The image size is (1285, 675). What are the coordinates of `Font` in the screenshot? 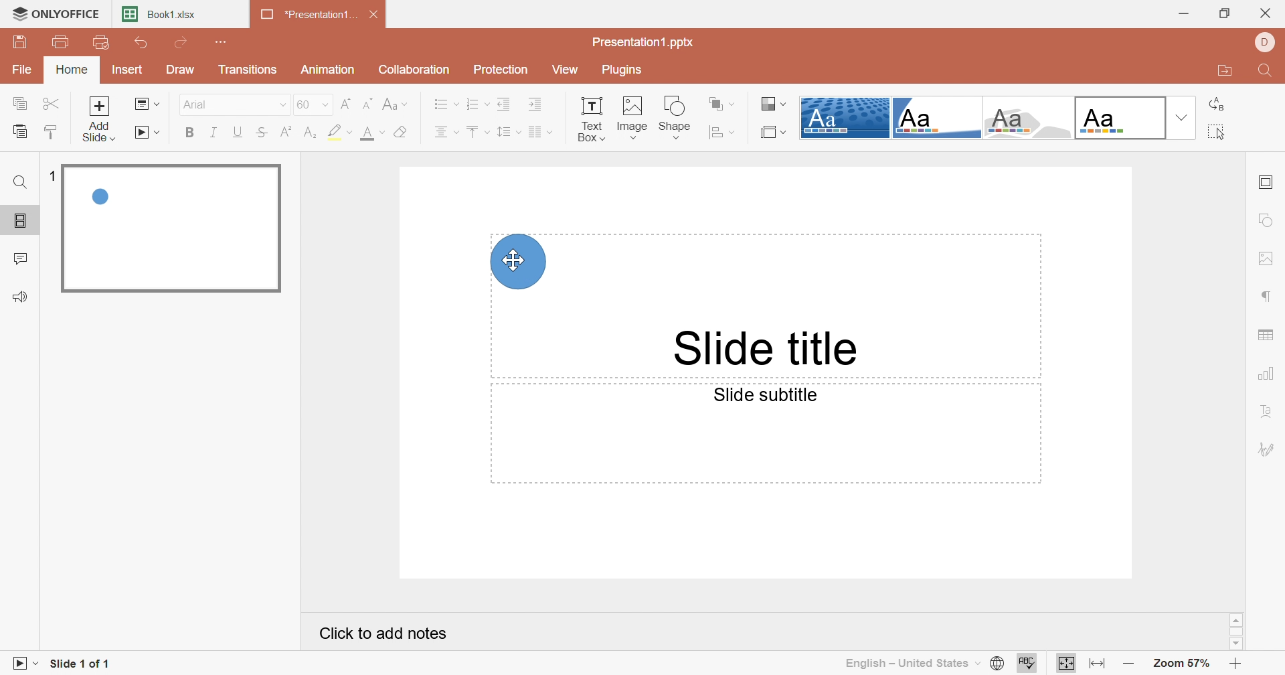 It's located at (228, 103).